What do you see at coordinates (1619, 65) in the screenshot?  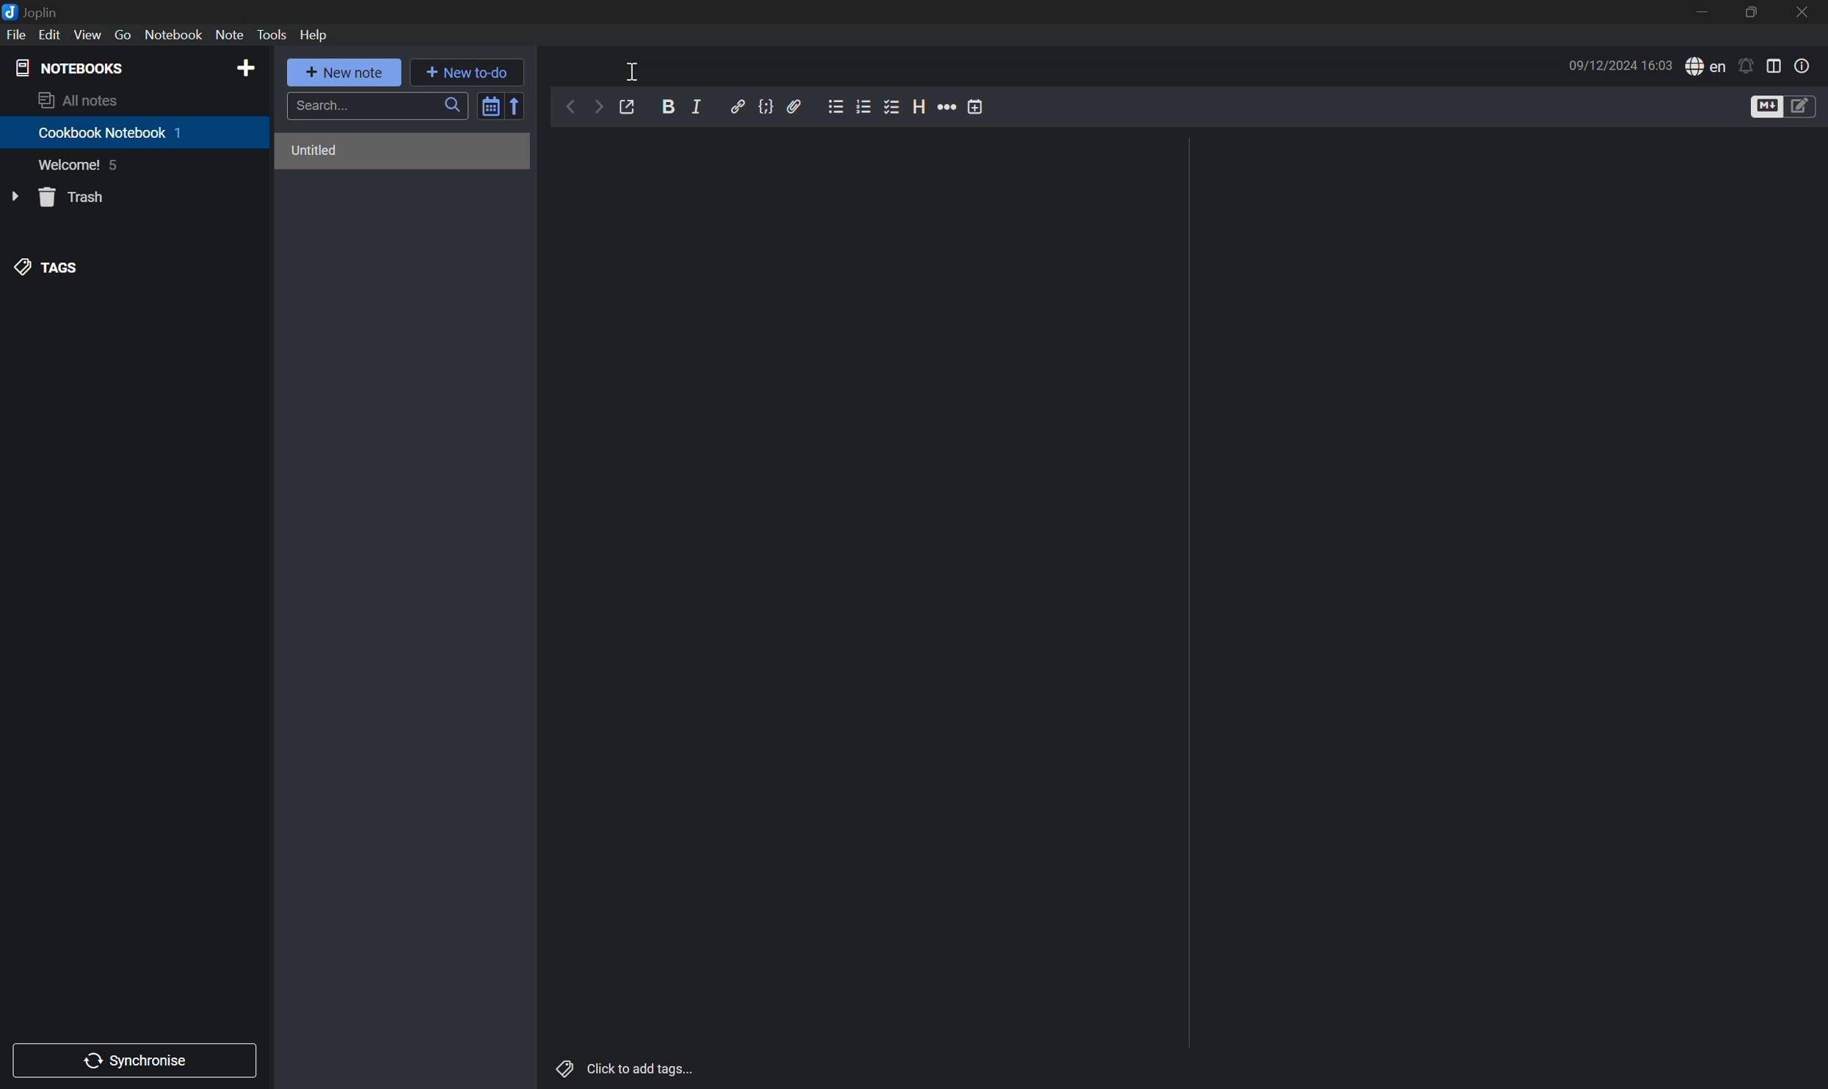 I see `09/12/2024 16:03` at bounding box center [1619, 65].